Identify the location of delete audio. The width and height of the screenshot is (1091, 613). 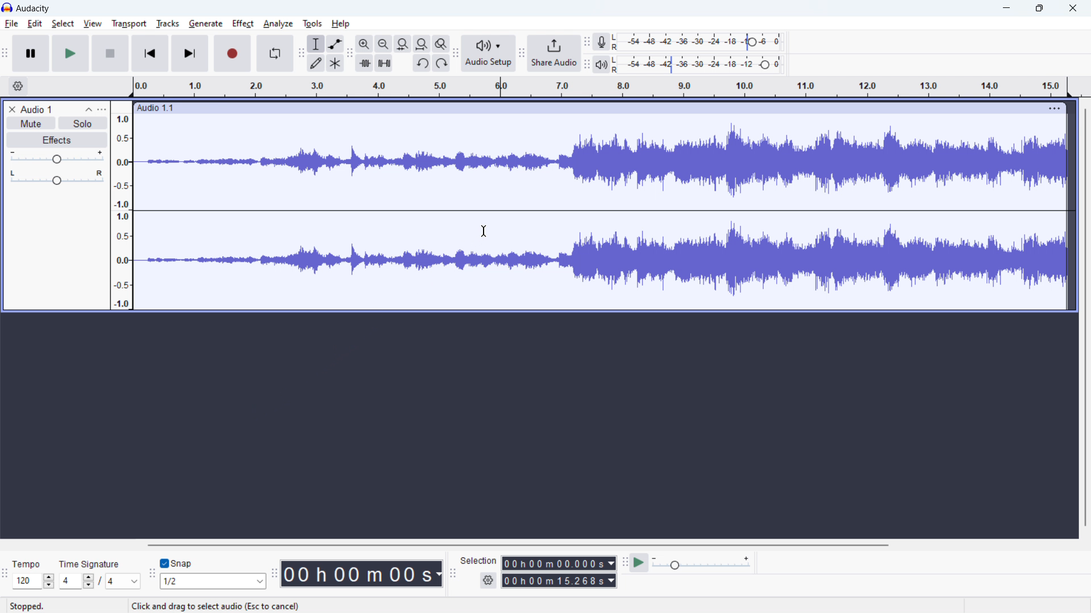
(11, 110).